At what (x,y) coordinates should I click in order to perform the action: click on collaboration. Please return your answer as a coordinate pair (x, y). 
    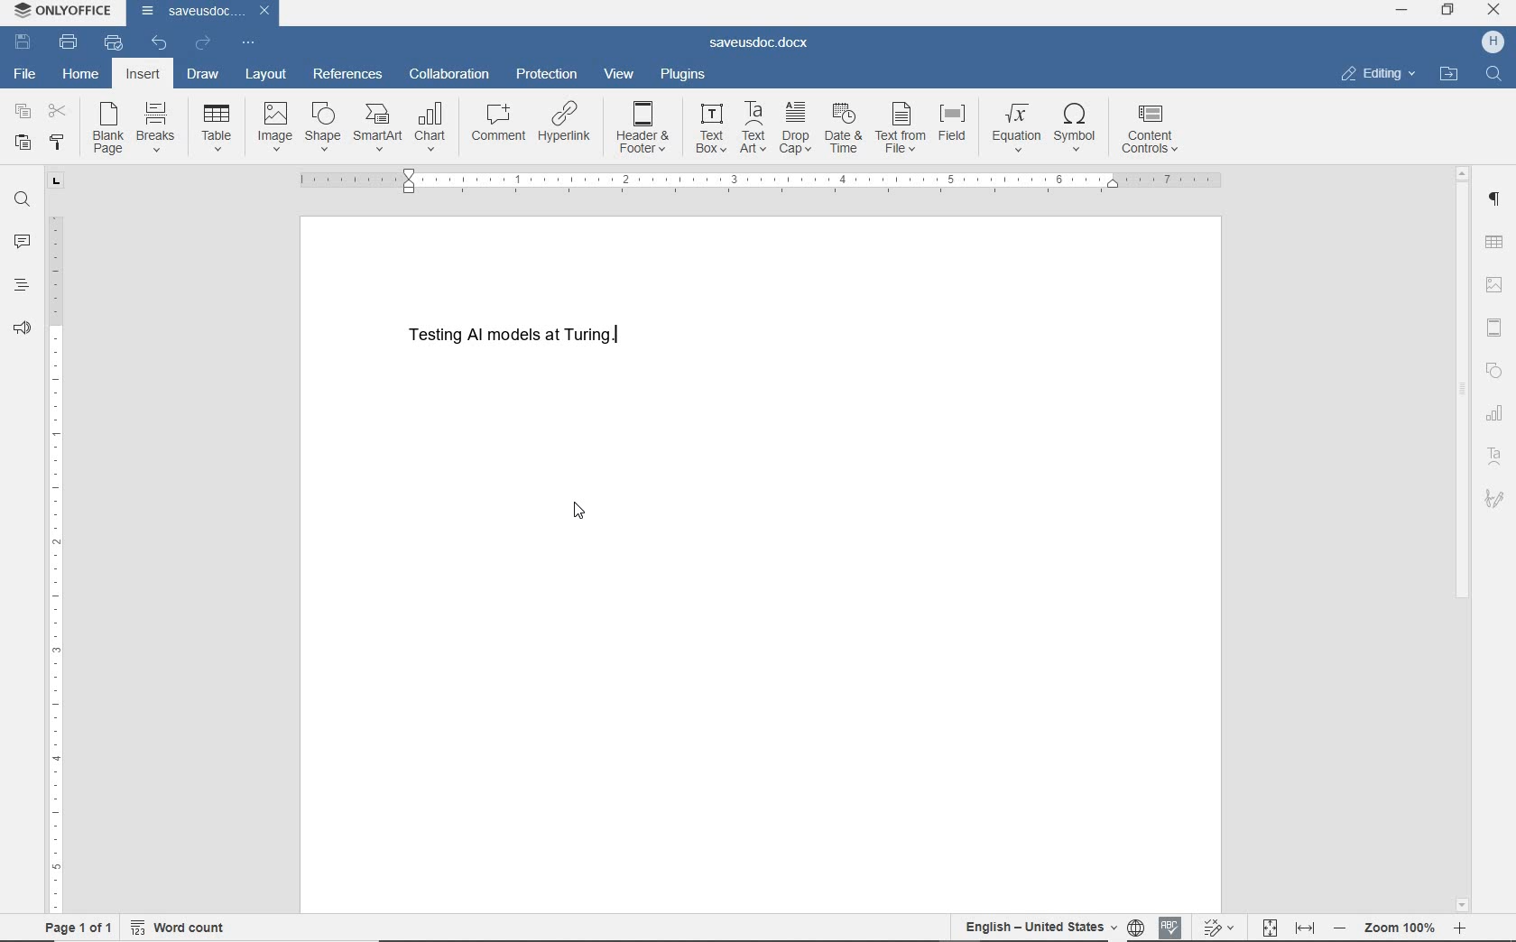
    Looking at the image, I should click on (450, 75).